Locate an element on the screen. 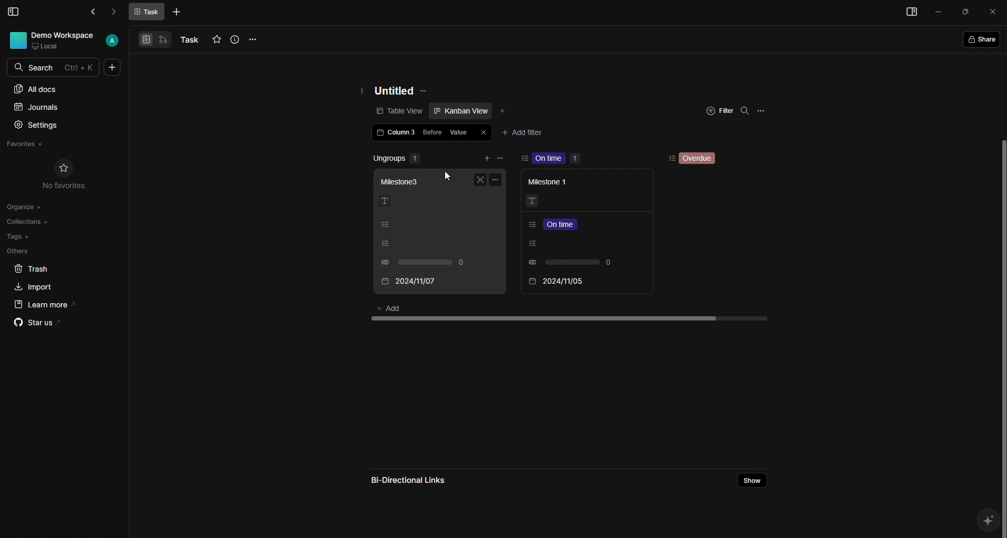  Organize is located at coordinates (27, 206).